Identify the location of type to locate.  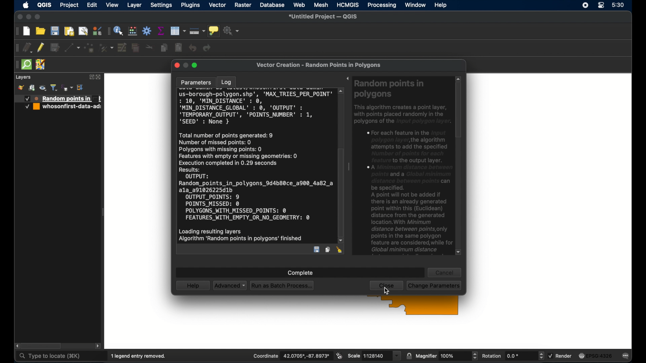
(51, 357).